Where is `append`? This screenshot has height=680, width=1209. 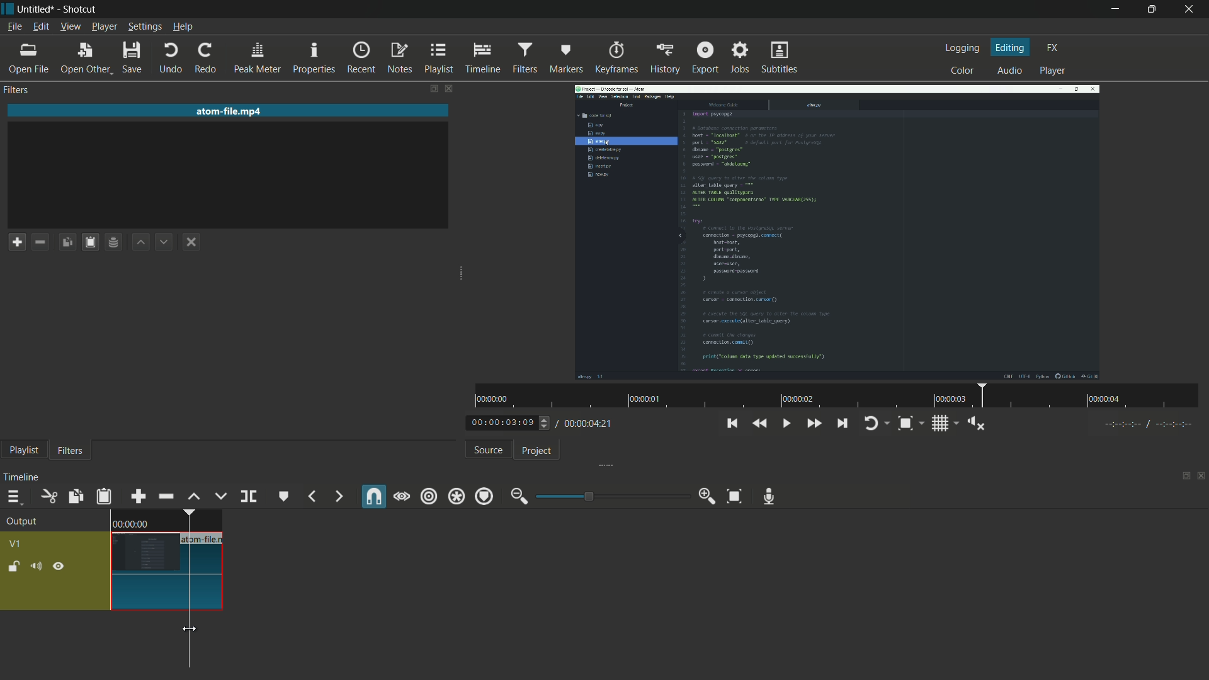
append is located at coordinates (139, 496).